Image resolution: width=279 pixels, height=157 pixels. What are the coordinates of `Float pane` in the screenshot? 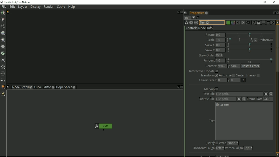 It's located at (178, 87).